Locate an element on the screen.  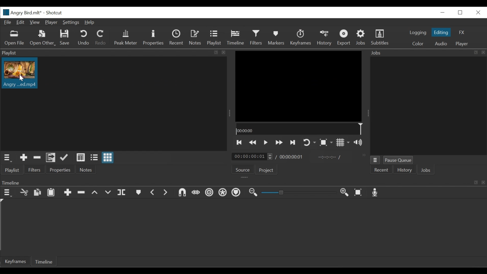
Next Marker is located at coordinates (166, 193).